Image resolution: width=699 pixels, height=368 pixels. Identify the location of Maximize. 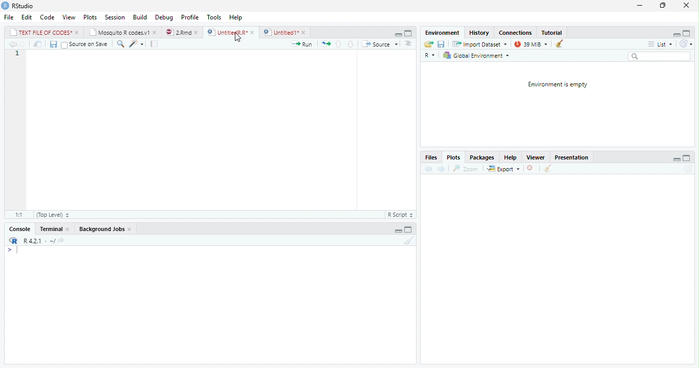
(408, 32).